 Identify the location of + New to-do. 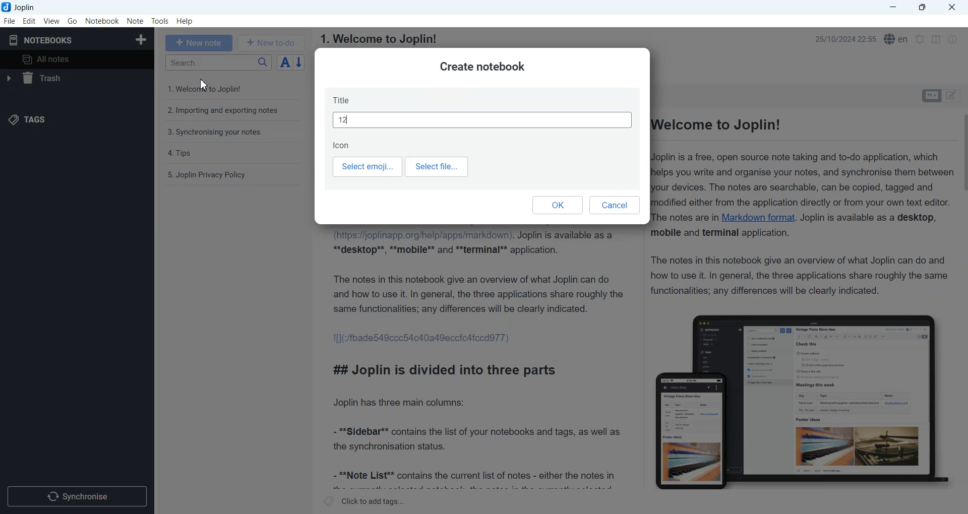
(272, 42).